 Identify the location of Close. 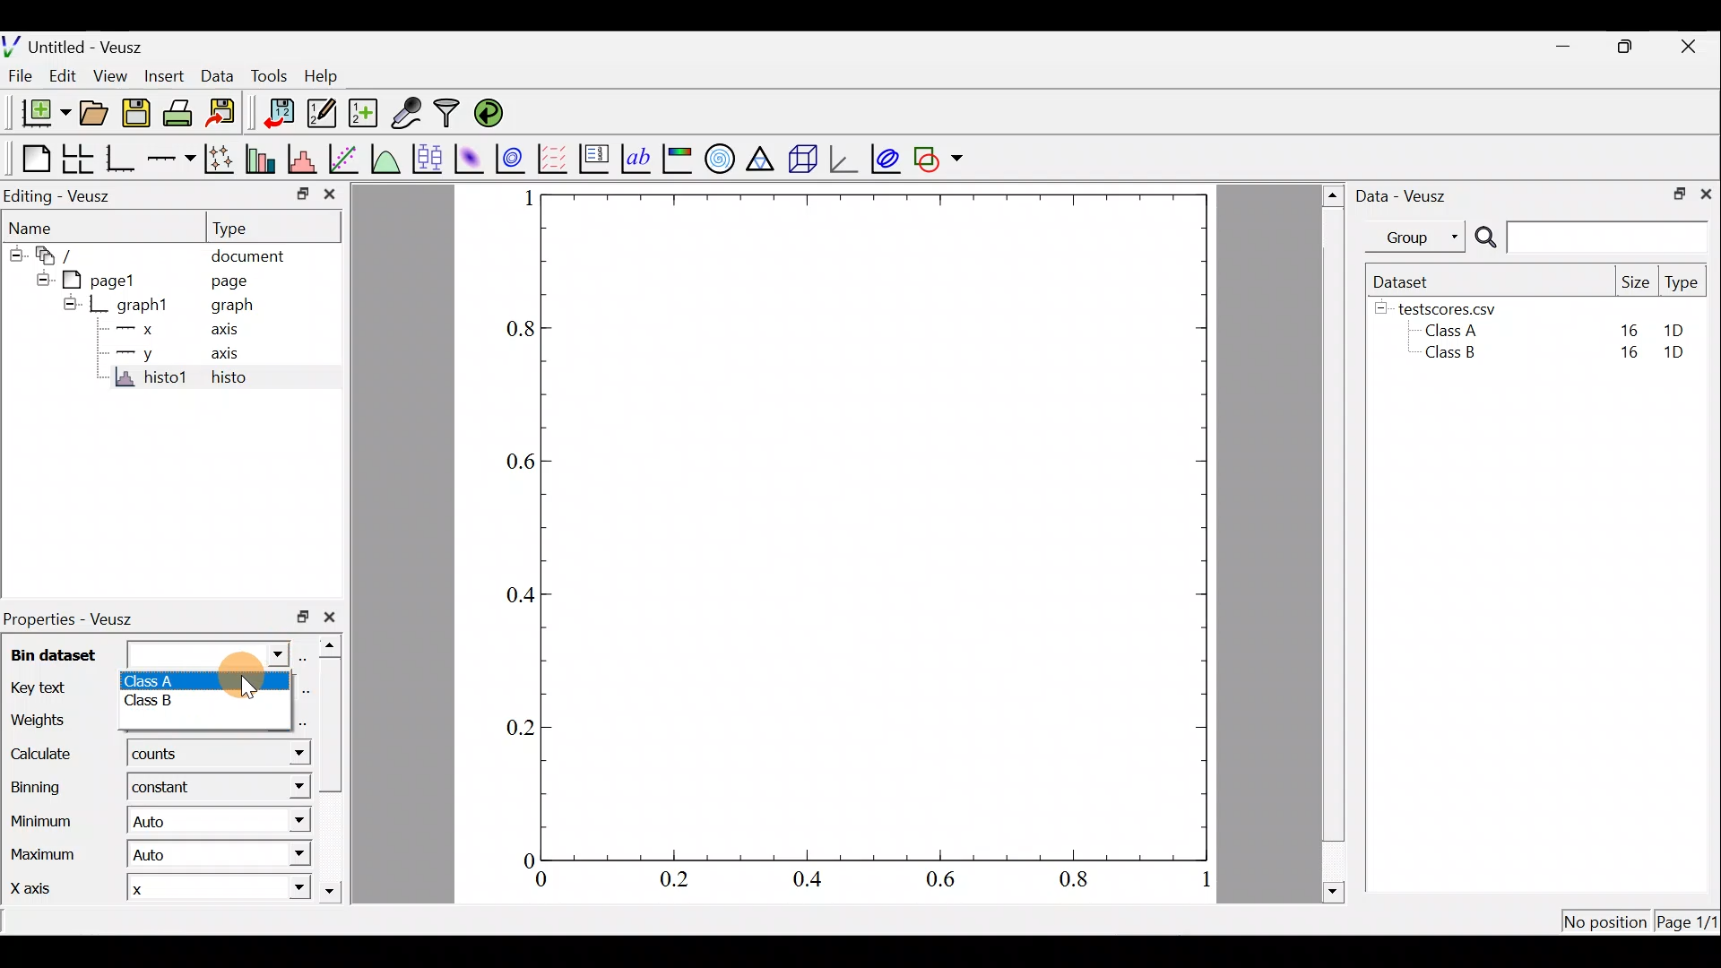
(1693, 45).